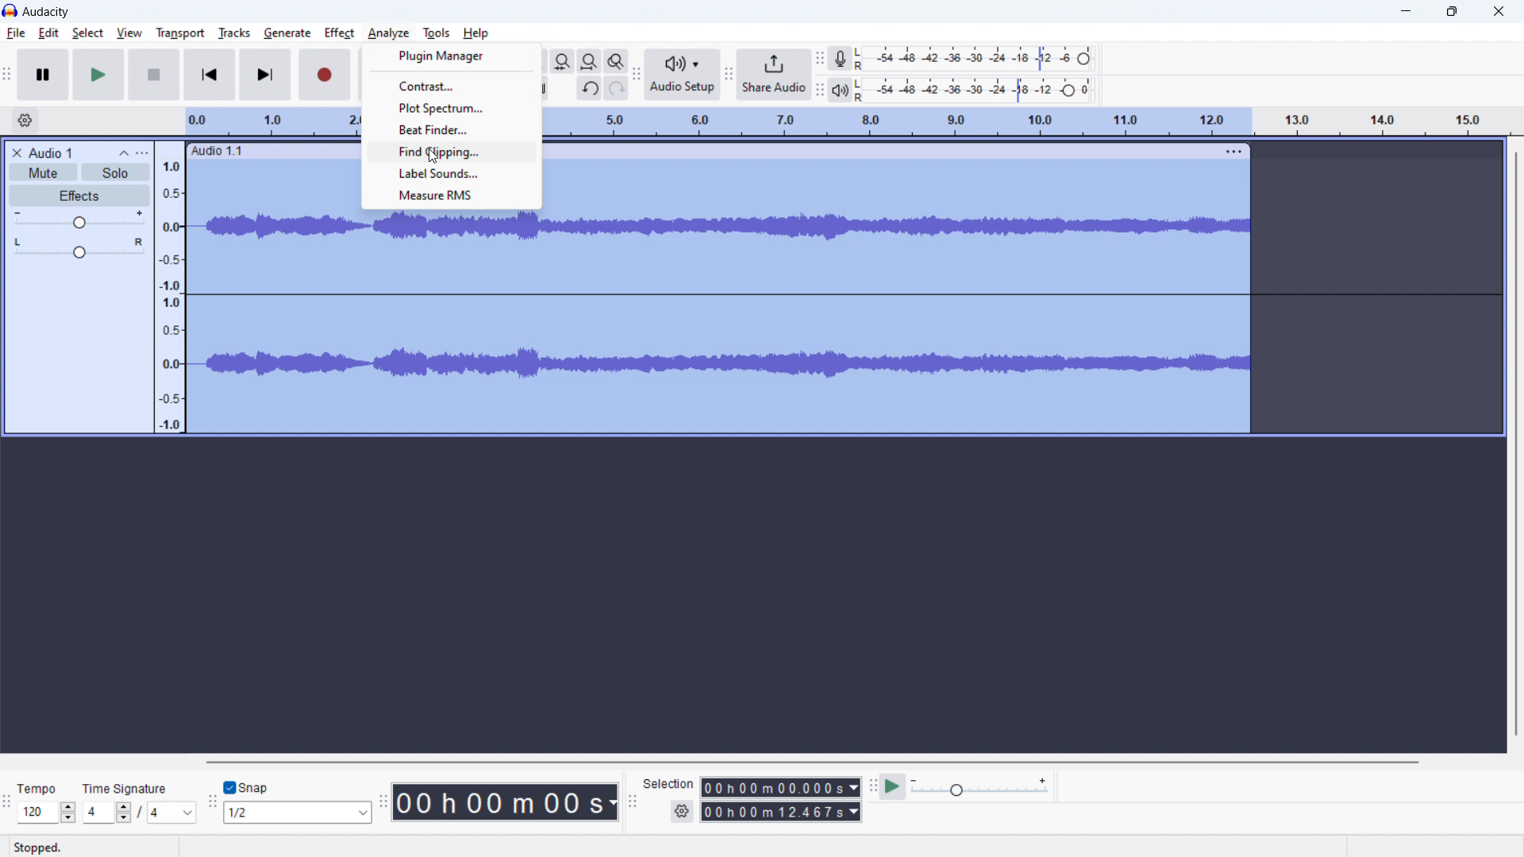  Describe the element at coordinates (52, 153) in the screenshot. I see `recording title` at that location.